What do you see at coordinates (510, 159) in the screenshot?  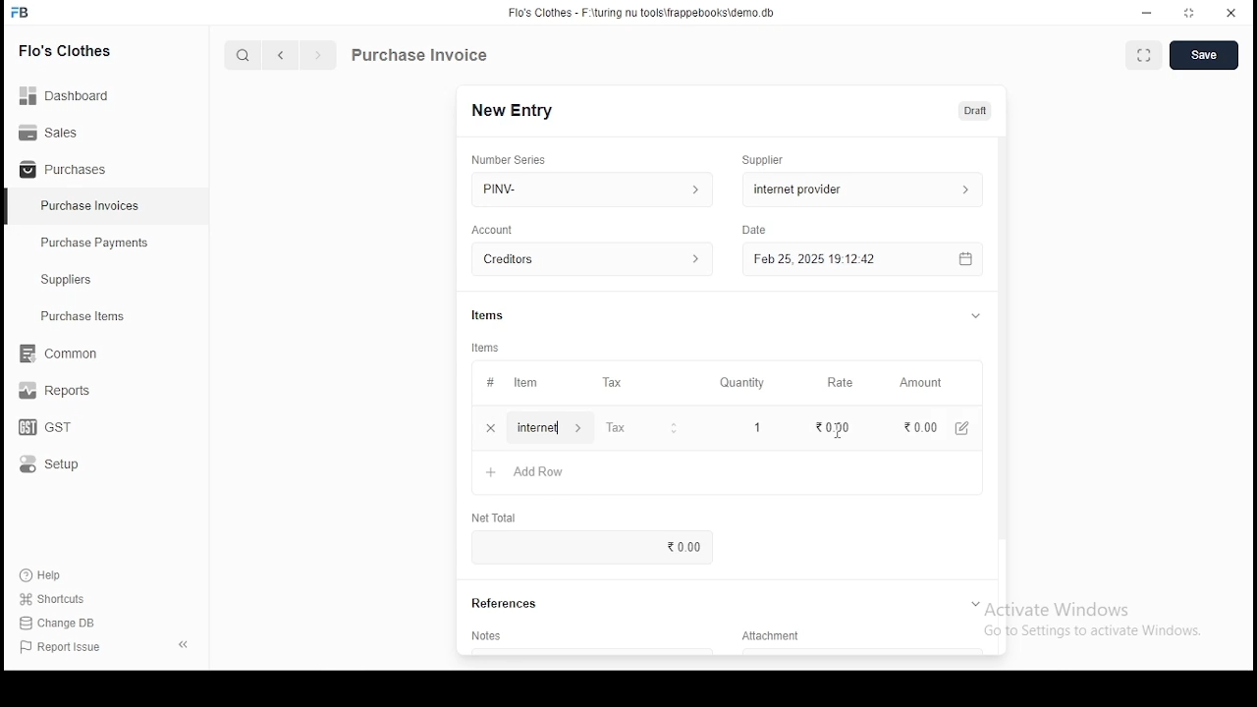 I see `number series` at bounding box center [510, 159].